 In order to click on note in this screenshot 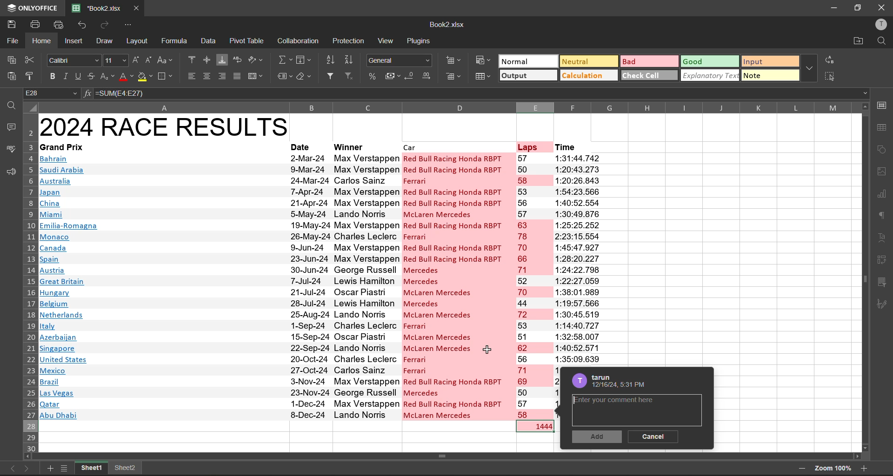, I will do `click(767, 76)`.